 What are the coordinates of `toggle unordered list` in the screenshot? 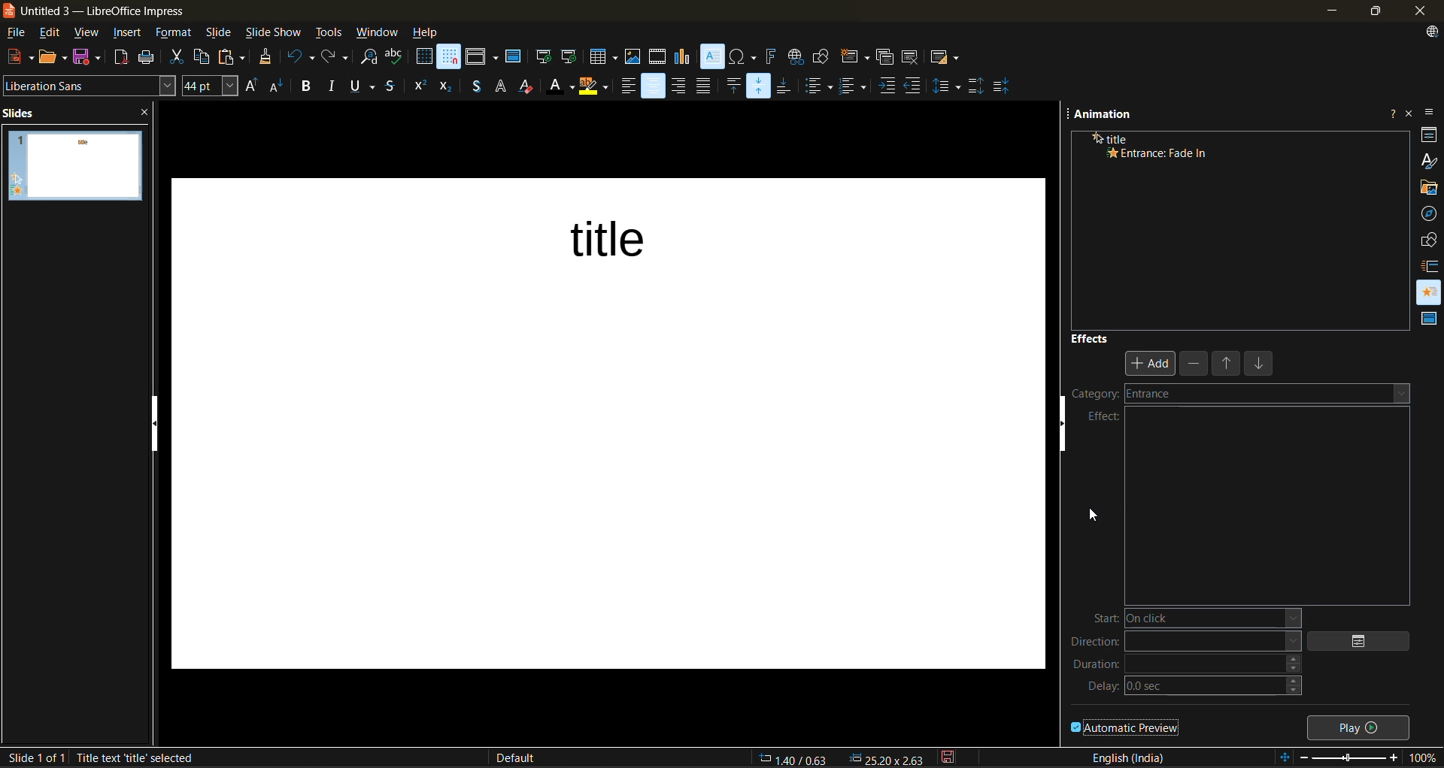 It's located at (822, 86).